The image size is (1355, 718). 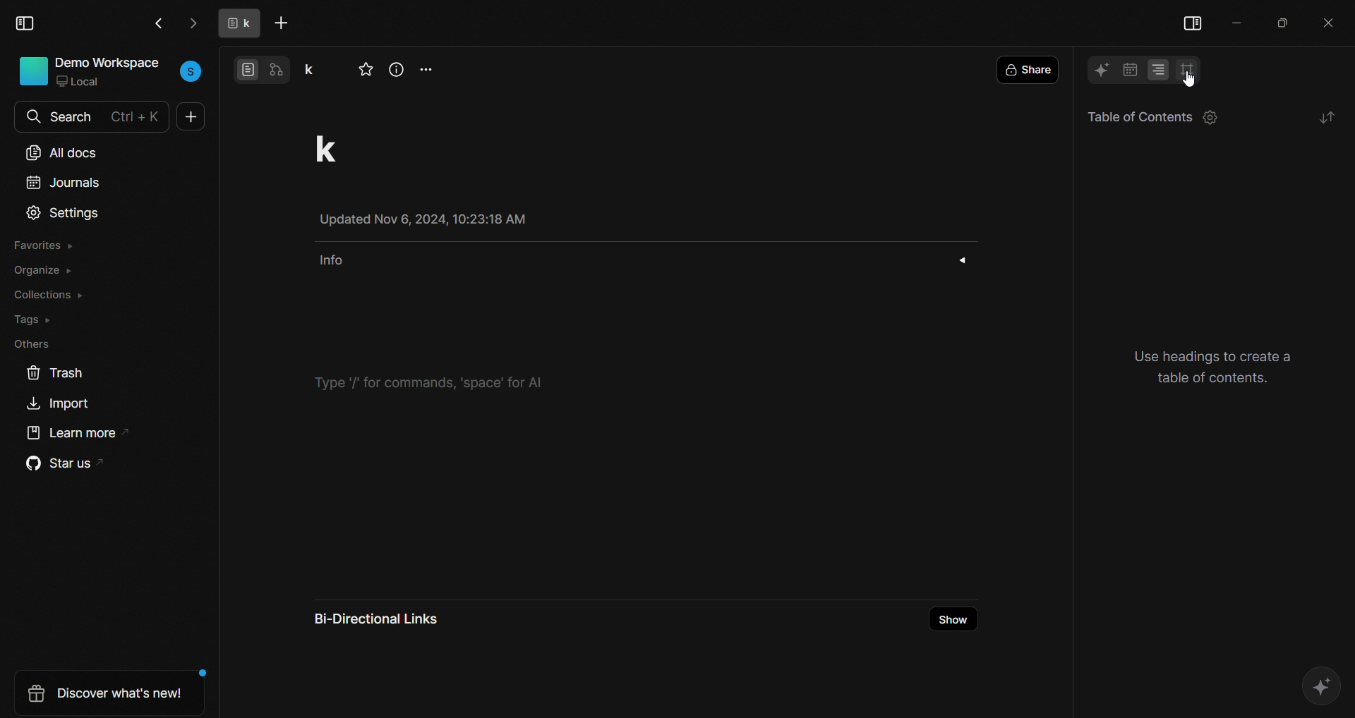 I want to click on local, so click(x=84, y=83).